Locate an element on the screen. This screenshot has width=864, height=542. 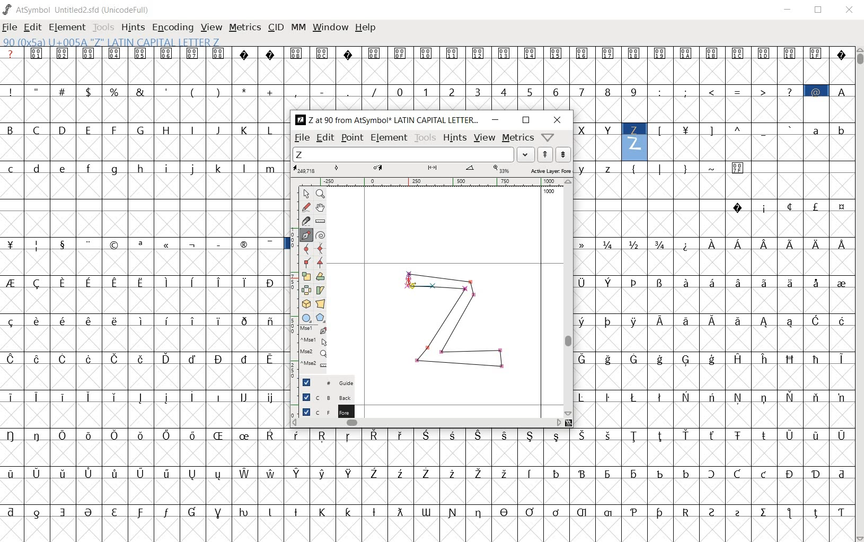
scale the selection is located at coordinates (305, 277).